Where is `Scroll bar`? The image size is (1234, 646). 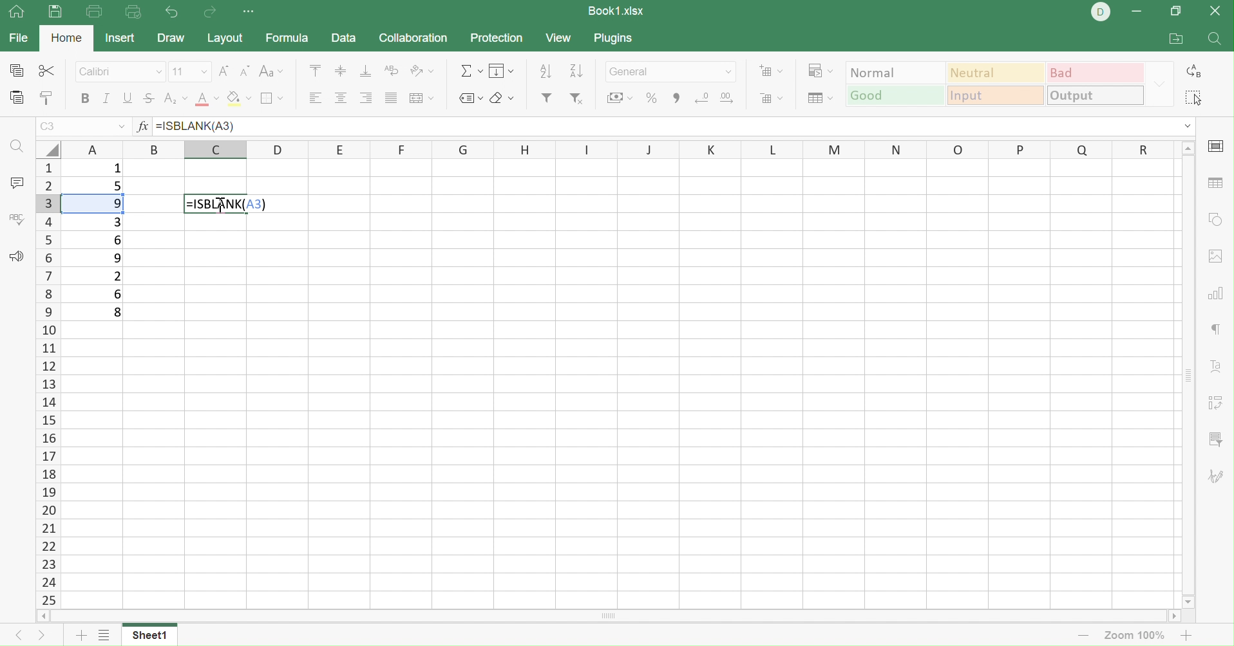
Scroll bar is located at coordinates (1188, 373).